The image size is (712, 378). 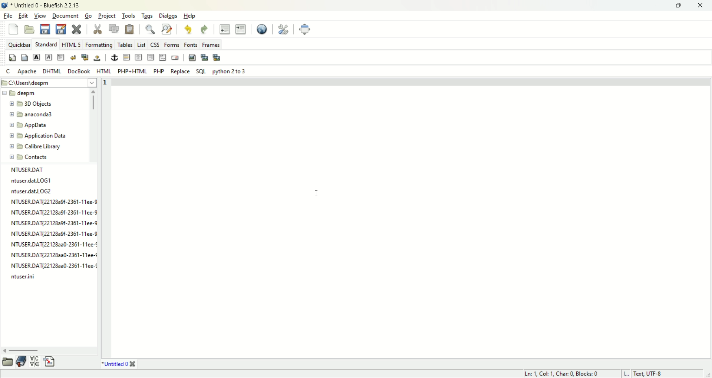 What do you see at coordinates (133, 365) in the screenshot?
I see `close` at bounding box center [133, 365].